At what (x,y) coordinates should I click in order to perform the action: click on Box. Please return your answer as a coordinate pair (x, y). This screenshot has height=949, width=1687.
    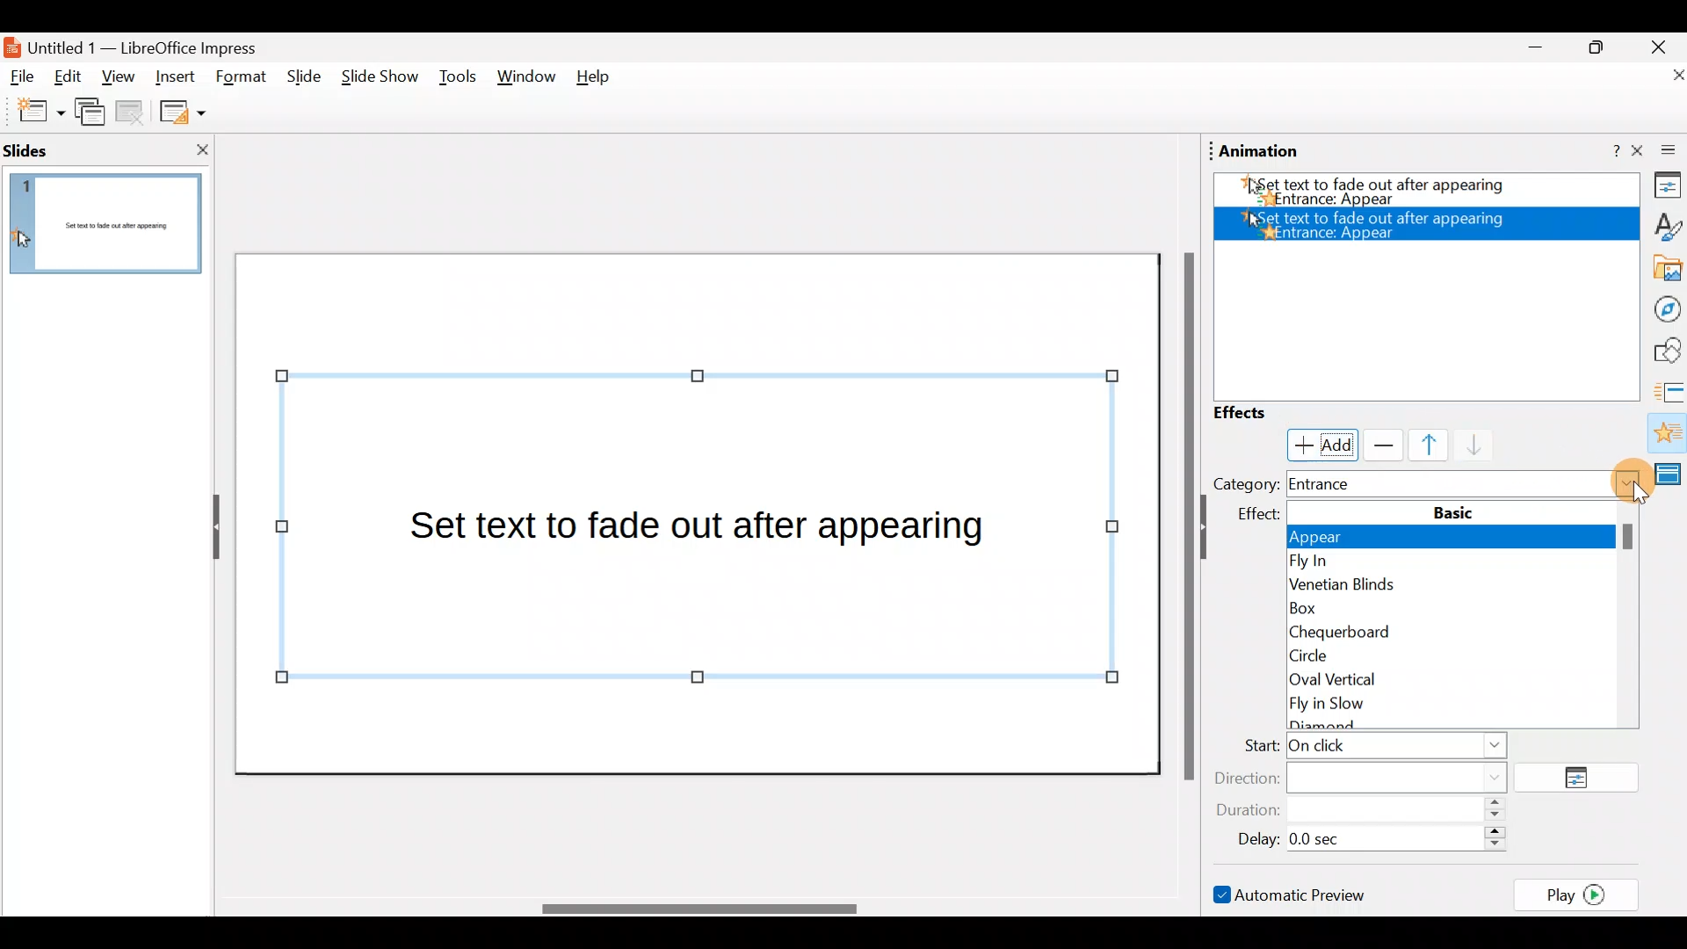
    Looking at the image, I should click on (1444, 608).